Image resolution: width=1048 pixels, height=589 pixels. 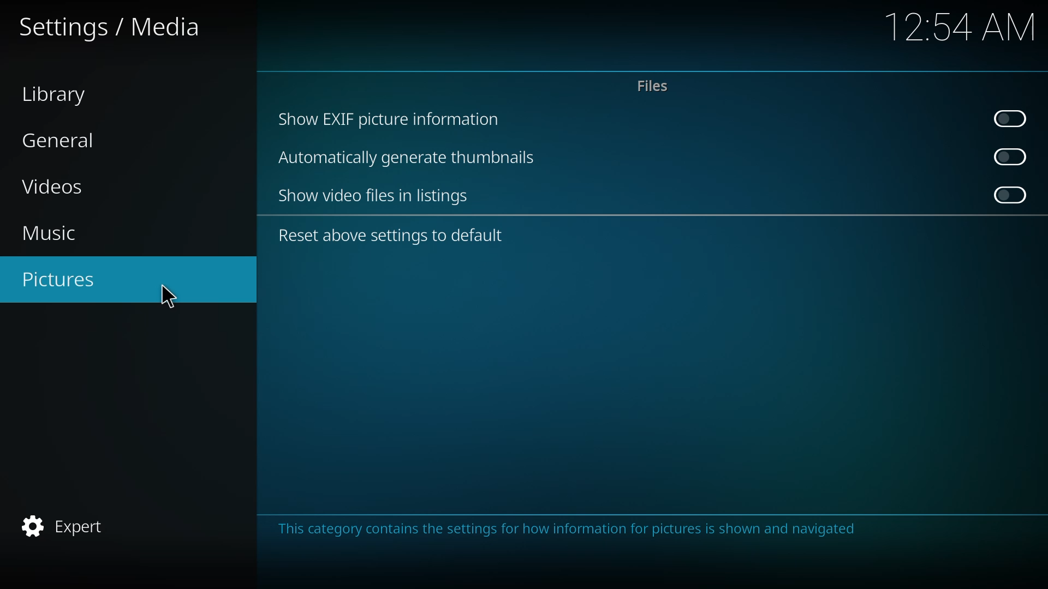 What do you see at coordinates (408, 159) in the screenshot?
I see `automatically generate thumbnails` at bounding box center [408, 159].